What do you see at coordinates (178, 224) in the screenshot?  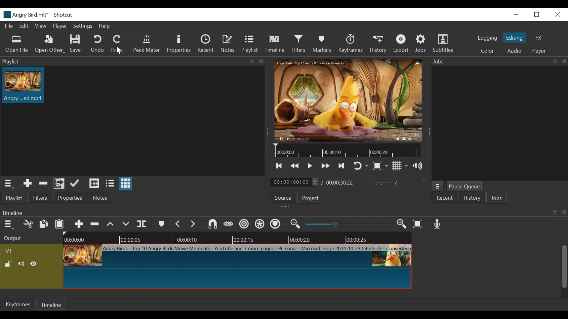 I see `Previous marker` at bounding box center [178, 224].